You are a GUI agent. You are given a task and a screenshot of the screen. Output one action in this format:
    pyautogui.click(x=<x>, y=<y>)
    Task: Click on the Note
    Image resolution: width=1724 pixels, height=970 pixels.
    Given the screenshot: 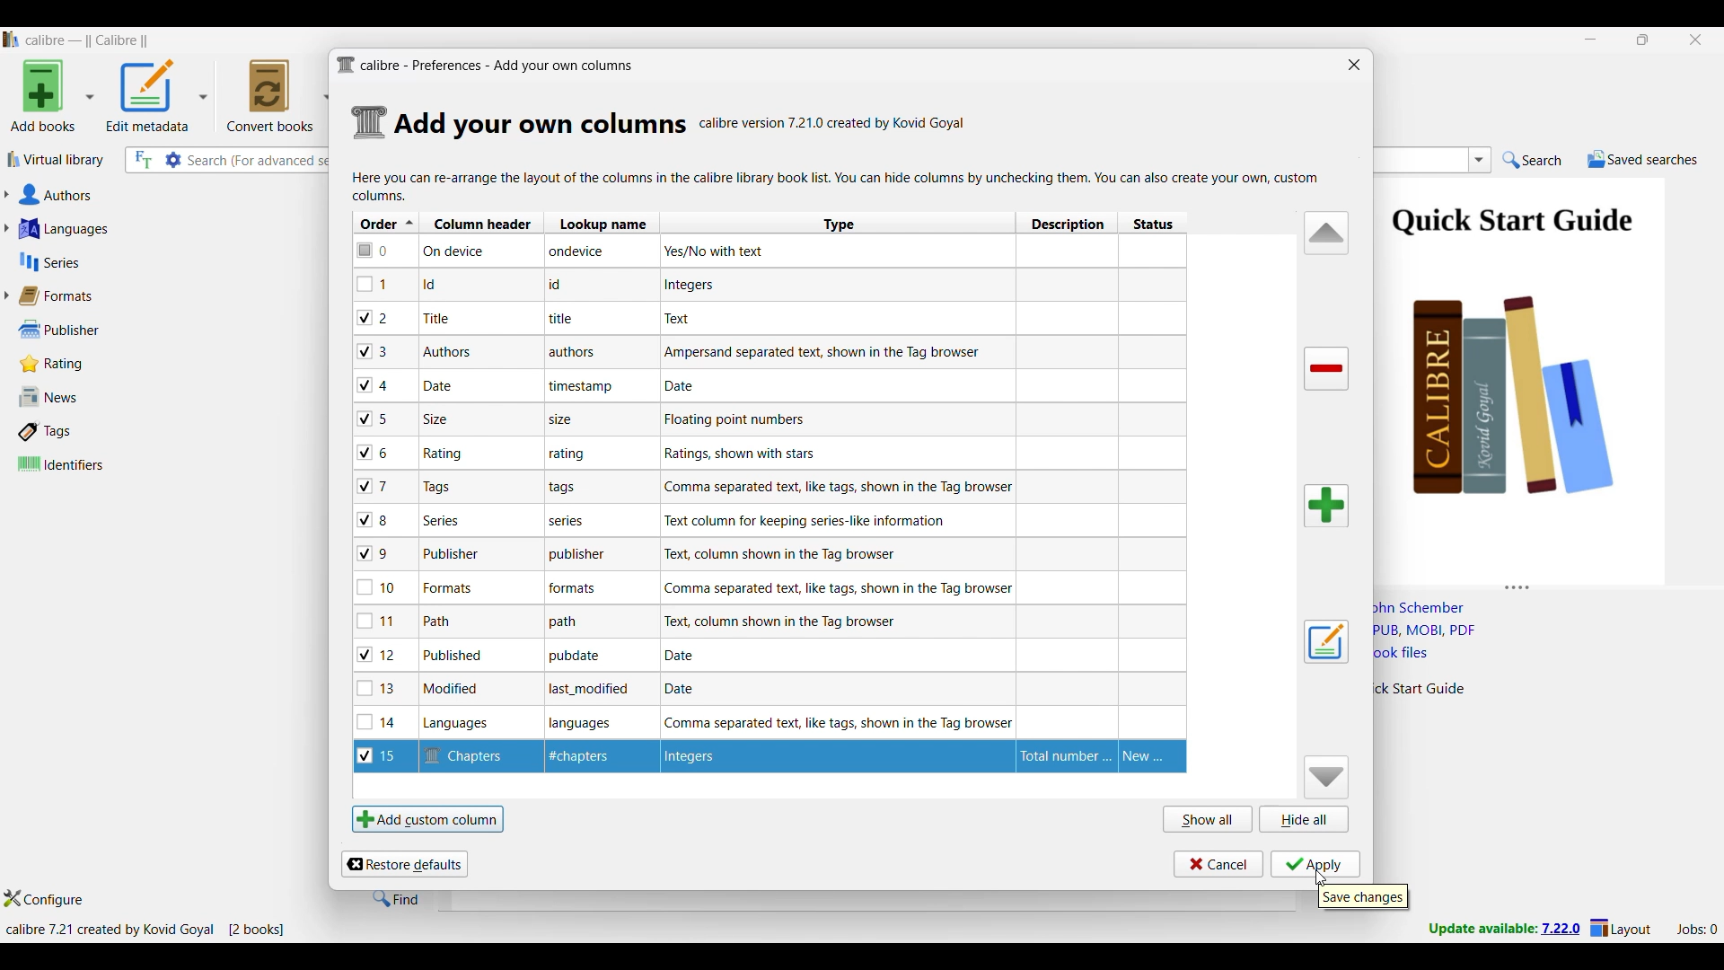 What is the action you would take?
    pyautogui.click(x=439, y=419)
    